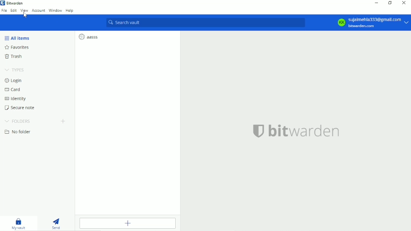  What do you see at coordinates (19, 223) in the screenshot?
I see `My vault` at bounding box center [19, 223].